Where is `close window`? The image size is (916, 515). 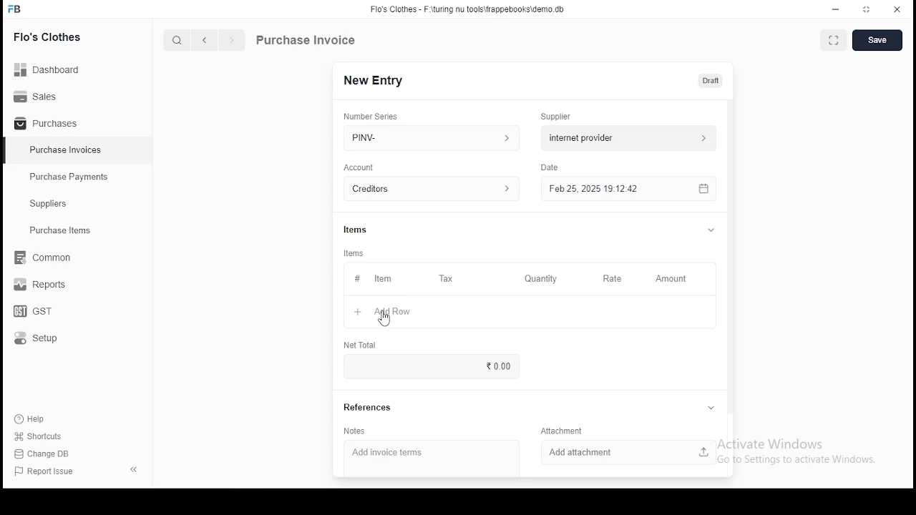 close window is located at coordinates (897, 8).